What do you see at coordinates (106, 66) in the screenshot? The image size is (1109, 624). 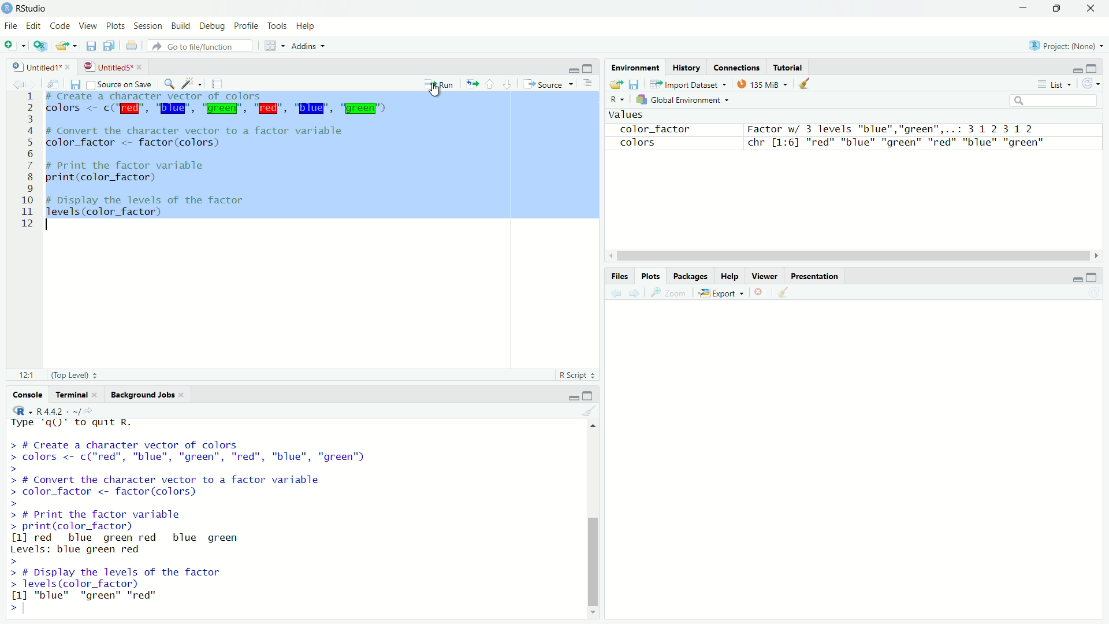 I see `untitled5` at bounding box center [106, 66].